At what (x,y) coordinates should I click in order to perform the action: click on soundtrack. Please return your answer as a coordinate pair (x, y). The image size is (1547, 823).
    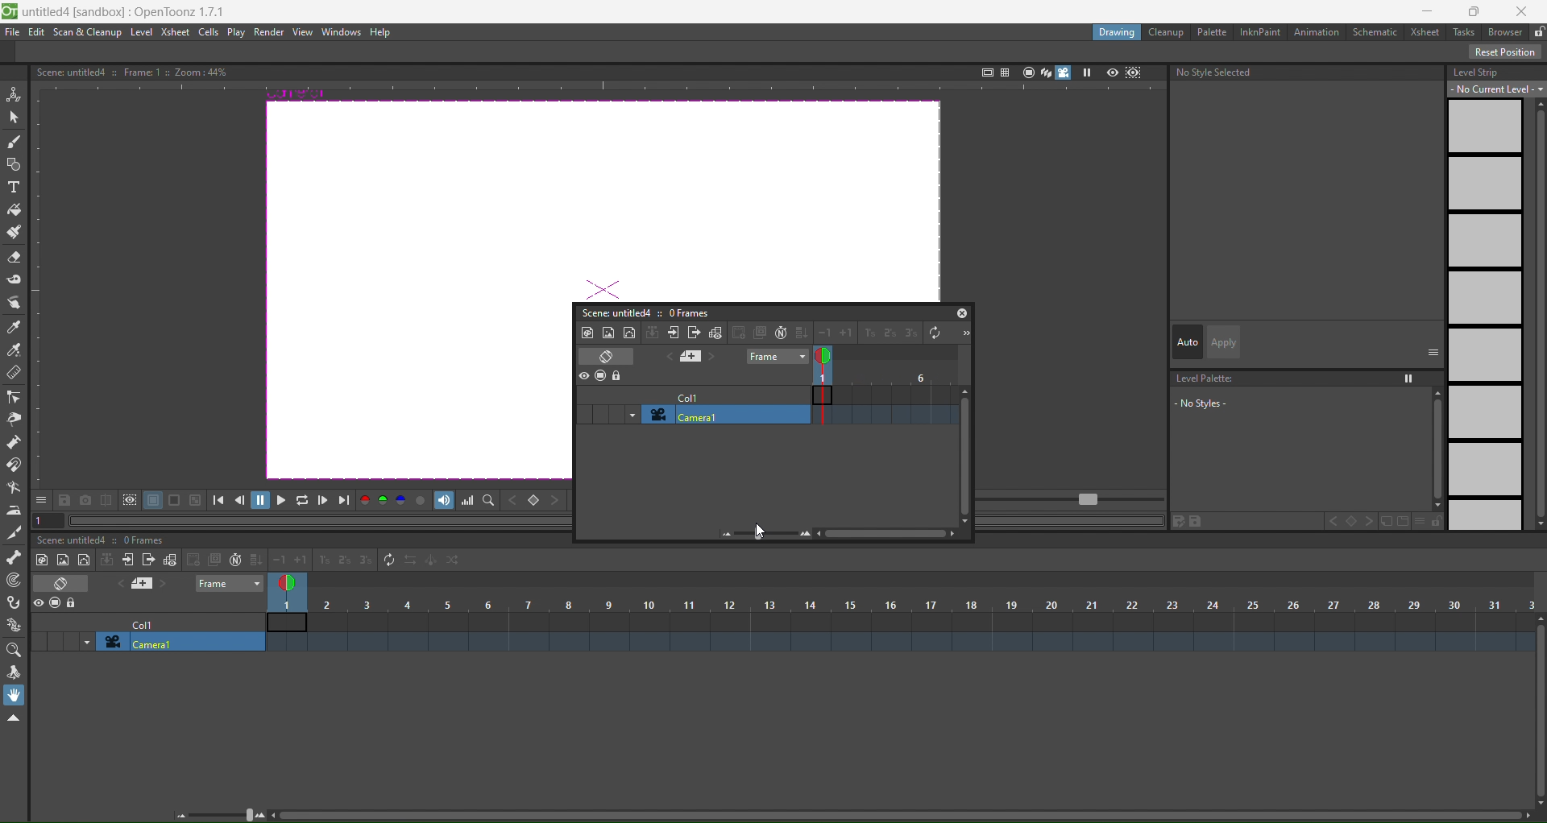
    Looking at the image, I should click on (445, 500).